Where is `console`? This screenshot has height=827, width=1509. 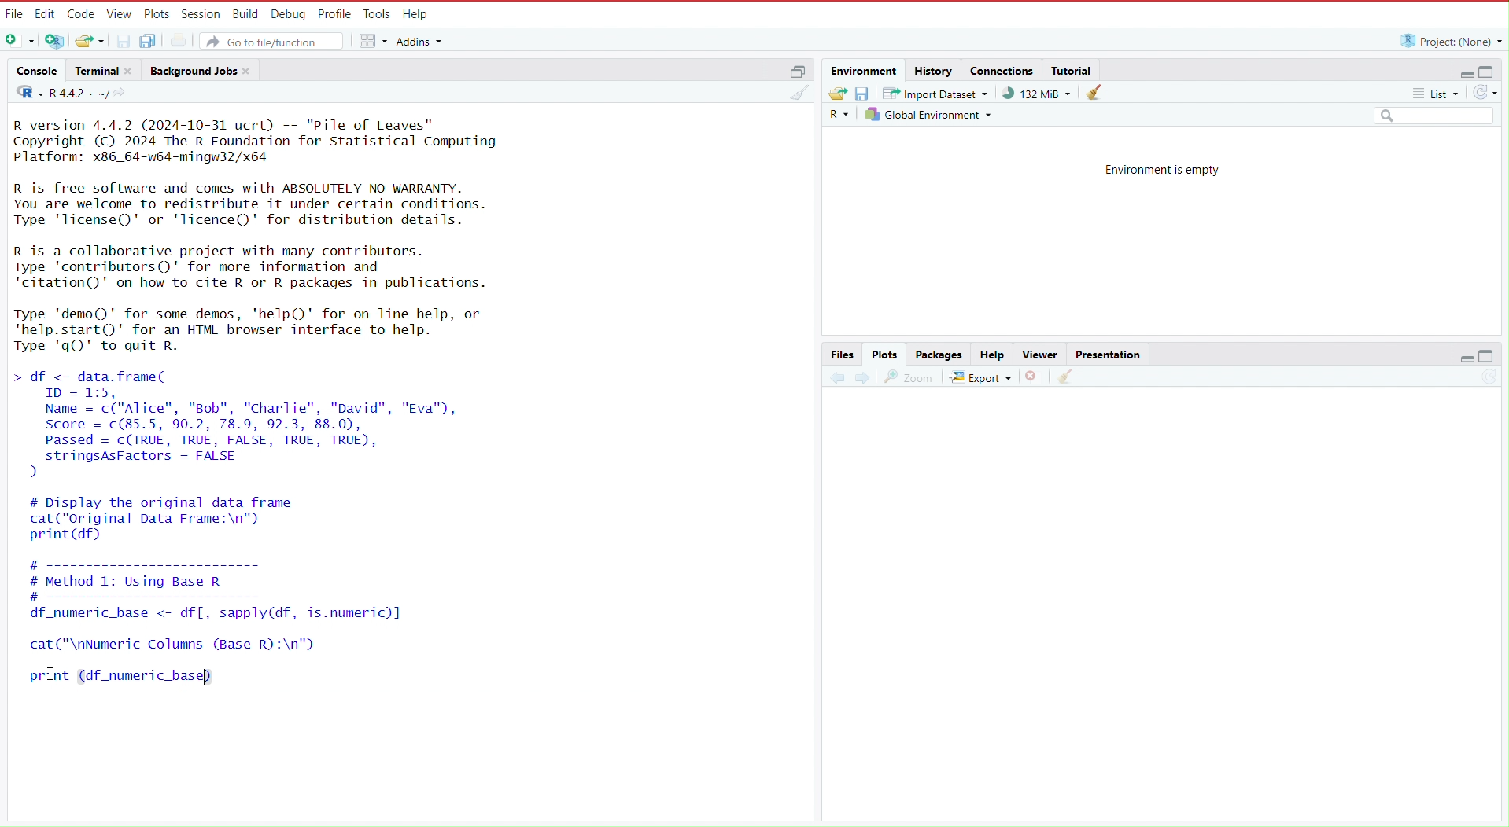 console is located at coordinates (33, 68).